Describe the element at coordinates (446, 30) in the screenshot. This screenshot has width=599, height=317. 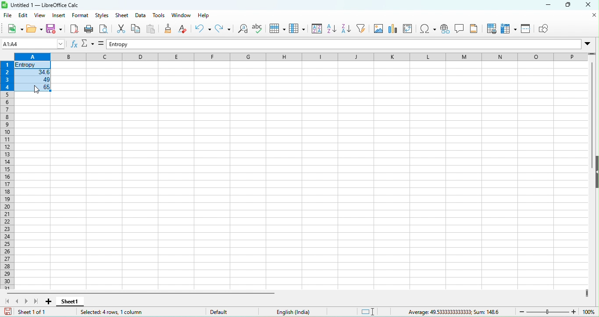
I see `hyperlink` at that location.